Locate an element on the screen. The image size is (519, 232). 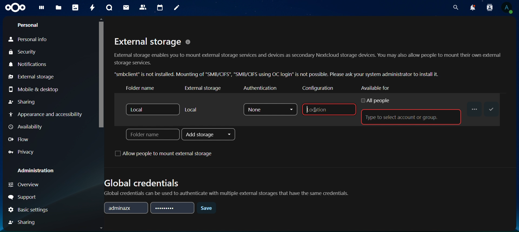
sharing is located at coordinates (23, 102).